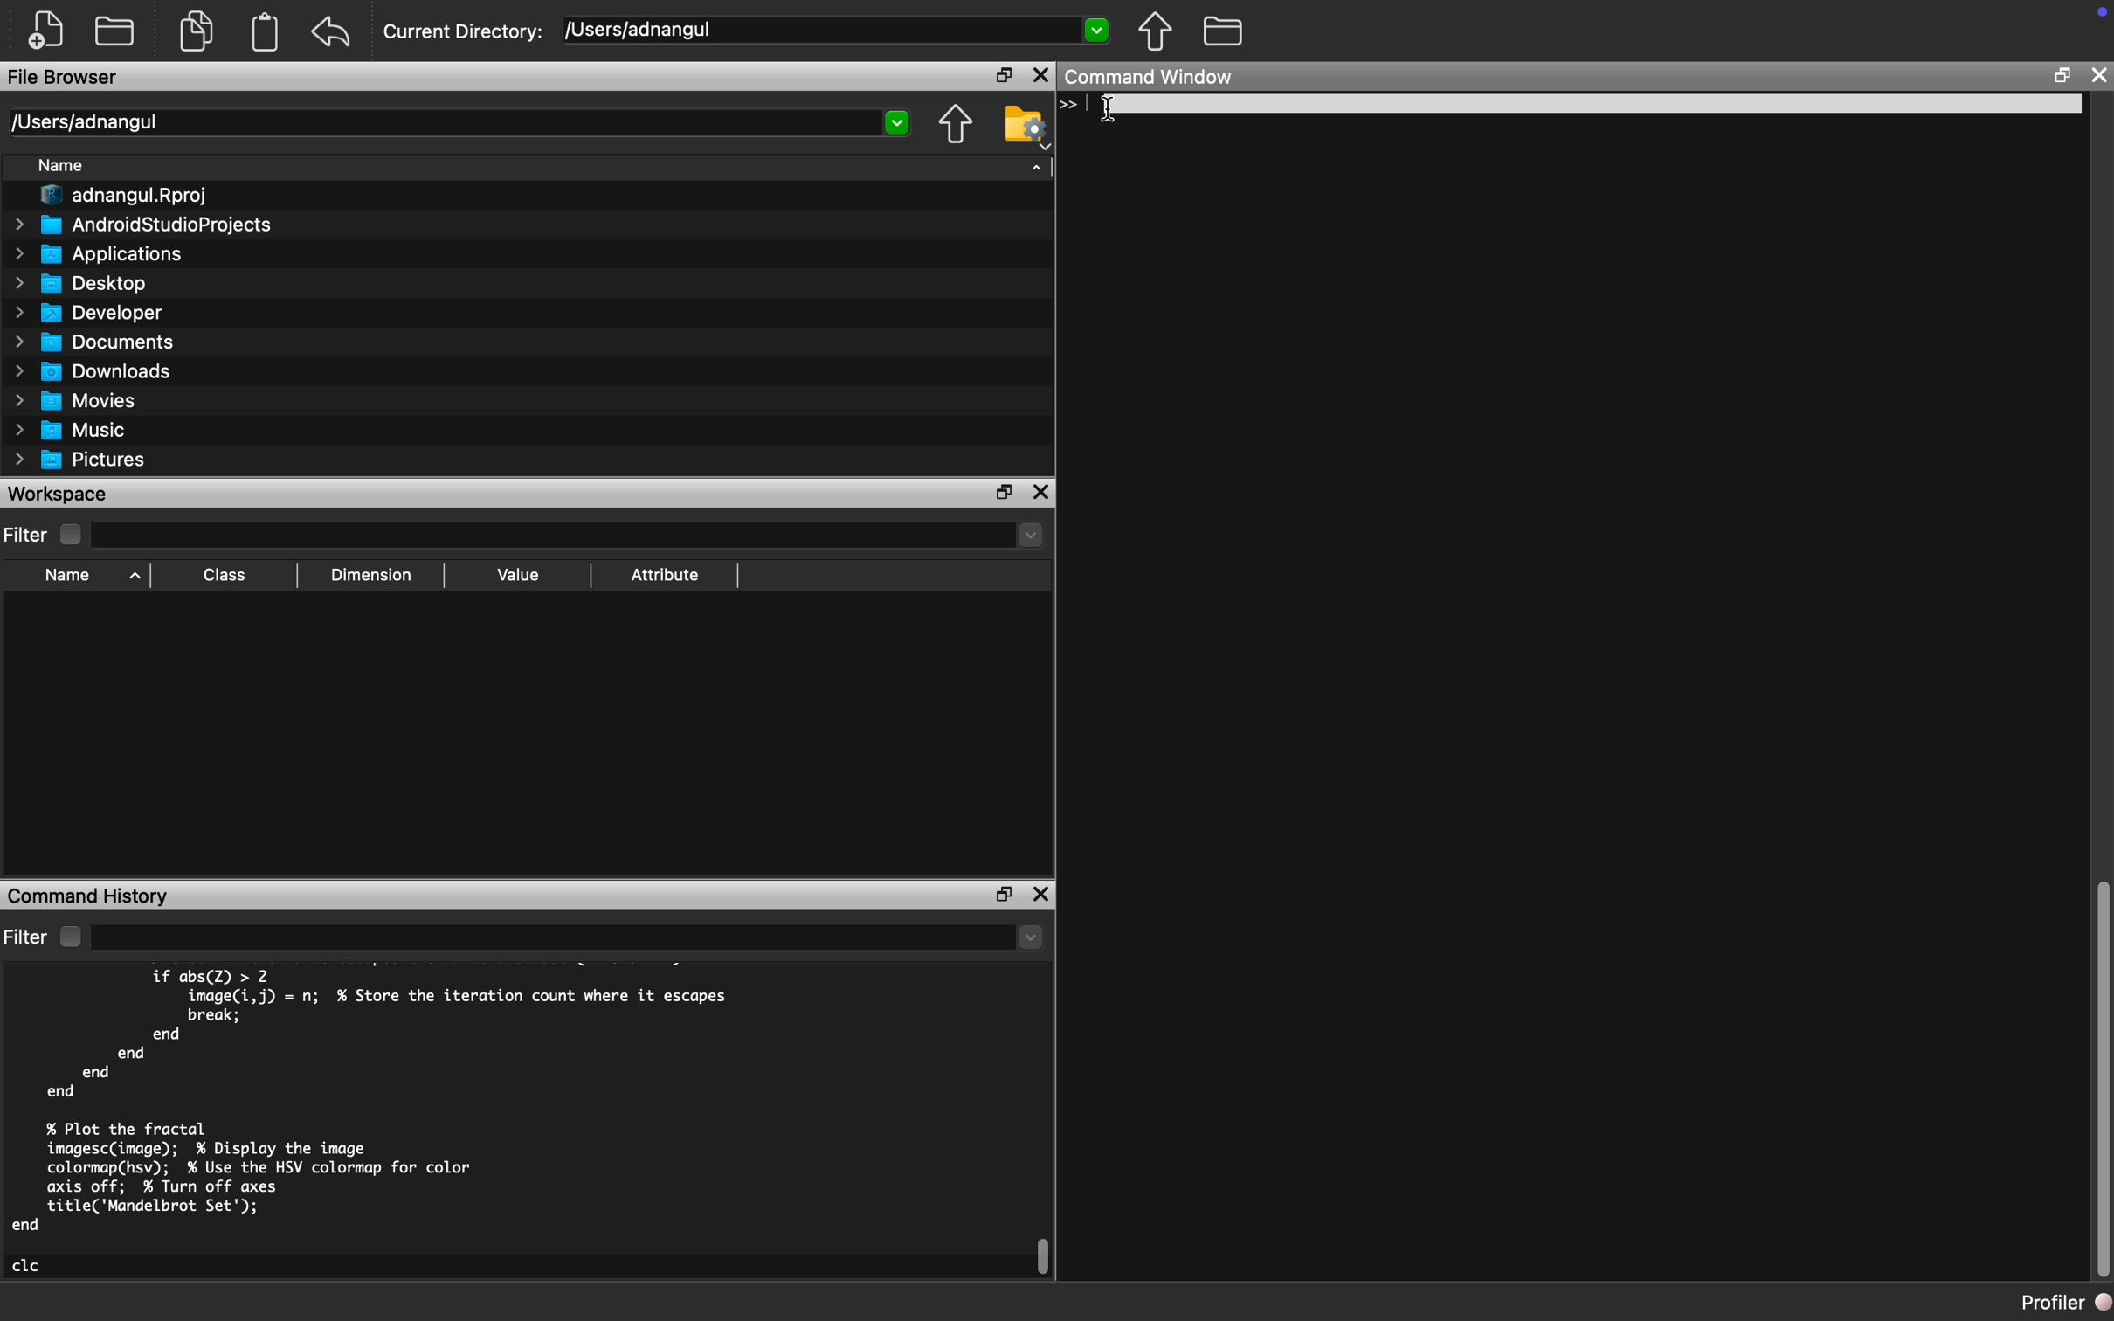 Image resolution: width=2114 pixels, height=1321 pixels. I want to click on Close , so click(2097, 76).